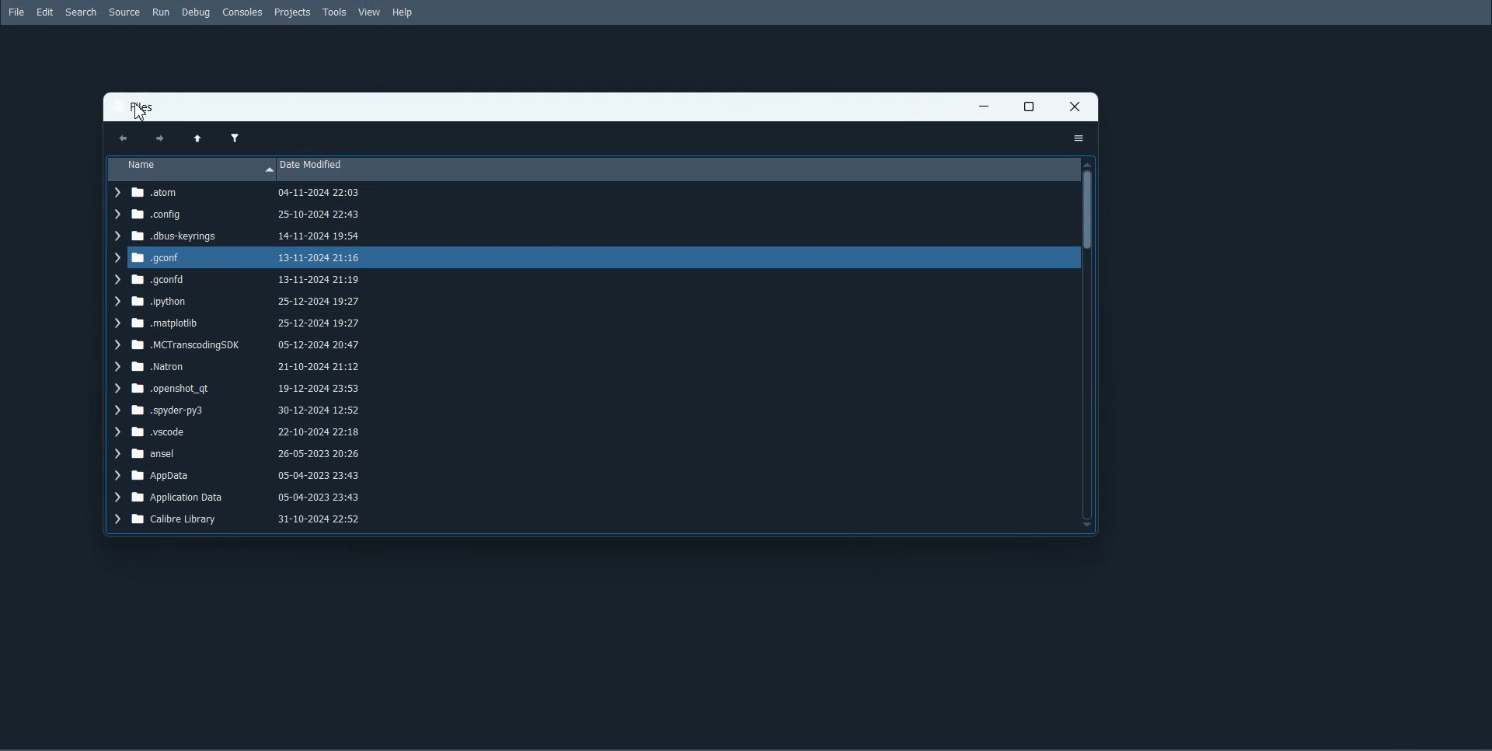 The height and width of the screenshot is (751, 1492). What do you see at coordinates (1074, 107) in the screenshot?
I see `Close` at bounding box center [1074, 107].